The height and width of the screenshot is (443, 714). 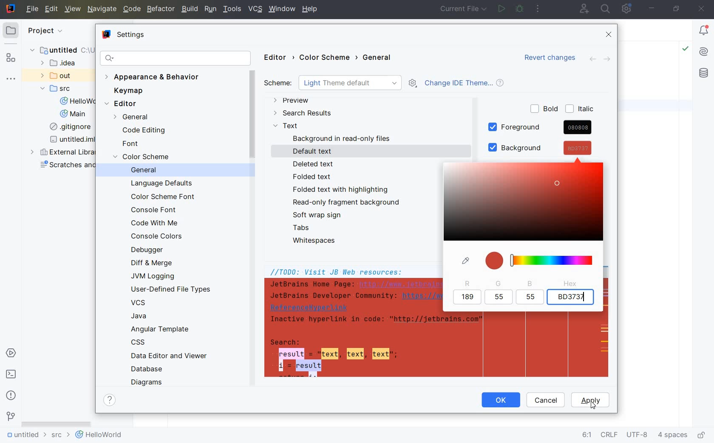 I want to click on FOREGROUND, so click(x=540, y=128).